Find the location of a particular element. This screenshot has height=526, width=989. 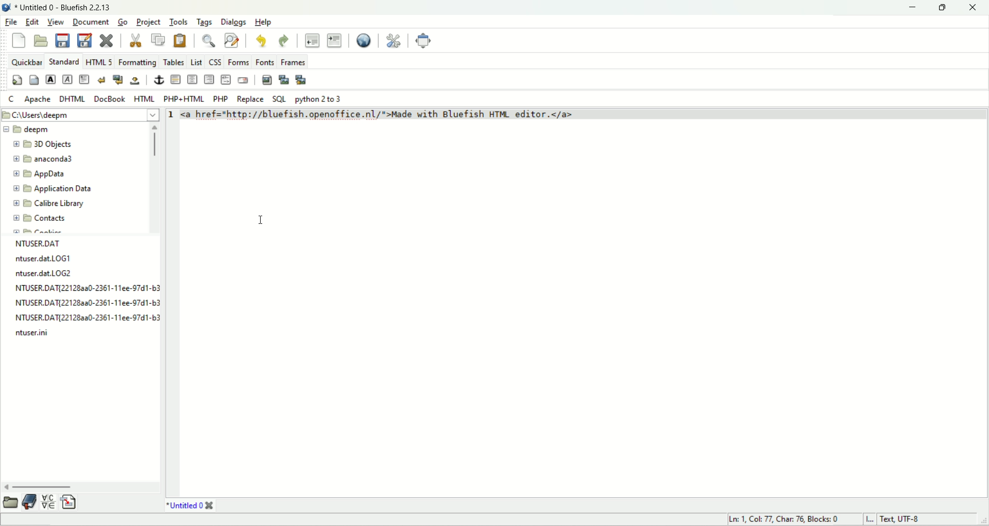

line number is located at coordinates (173, 115).